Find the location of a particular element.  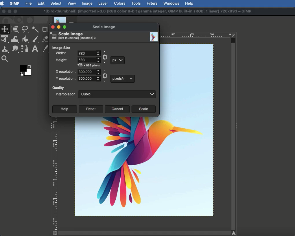

Text is located at coordinates (34, 49).